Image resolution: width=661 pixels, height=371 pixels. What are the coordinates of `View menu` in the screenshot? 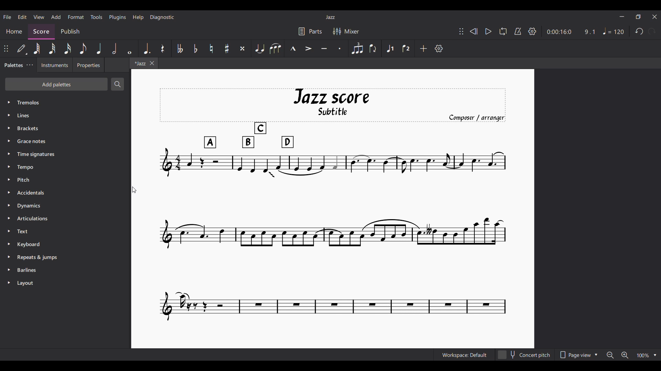 It's located at (39, 17).